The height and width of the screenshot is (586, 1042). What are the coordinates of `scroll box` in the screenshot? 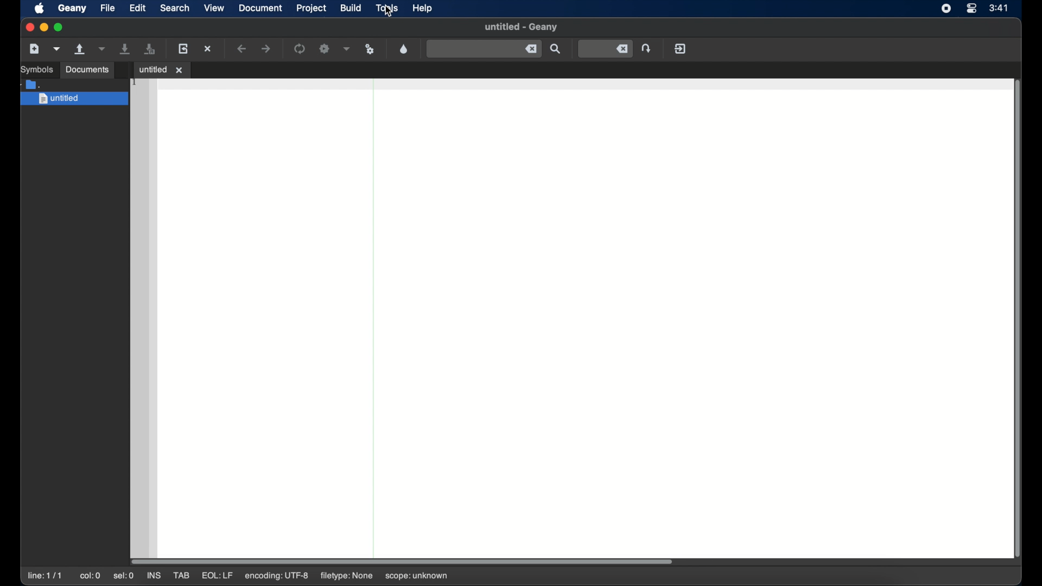 It's located at (404, 560).